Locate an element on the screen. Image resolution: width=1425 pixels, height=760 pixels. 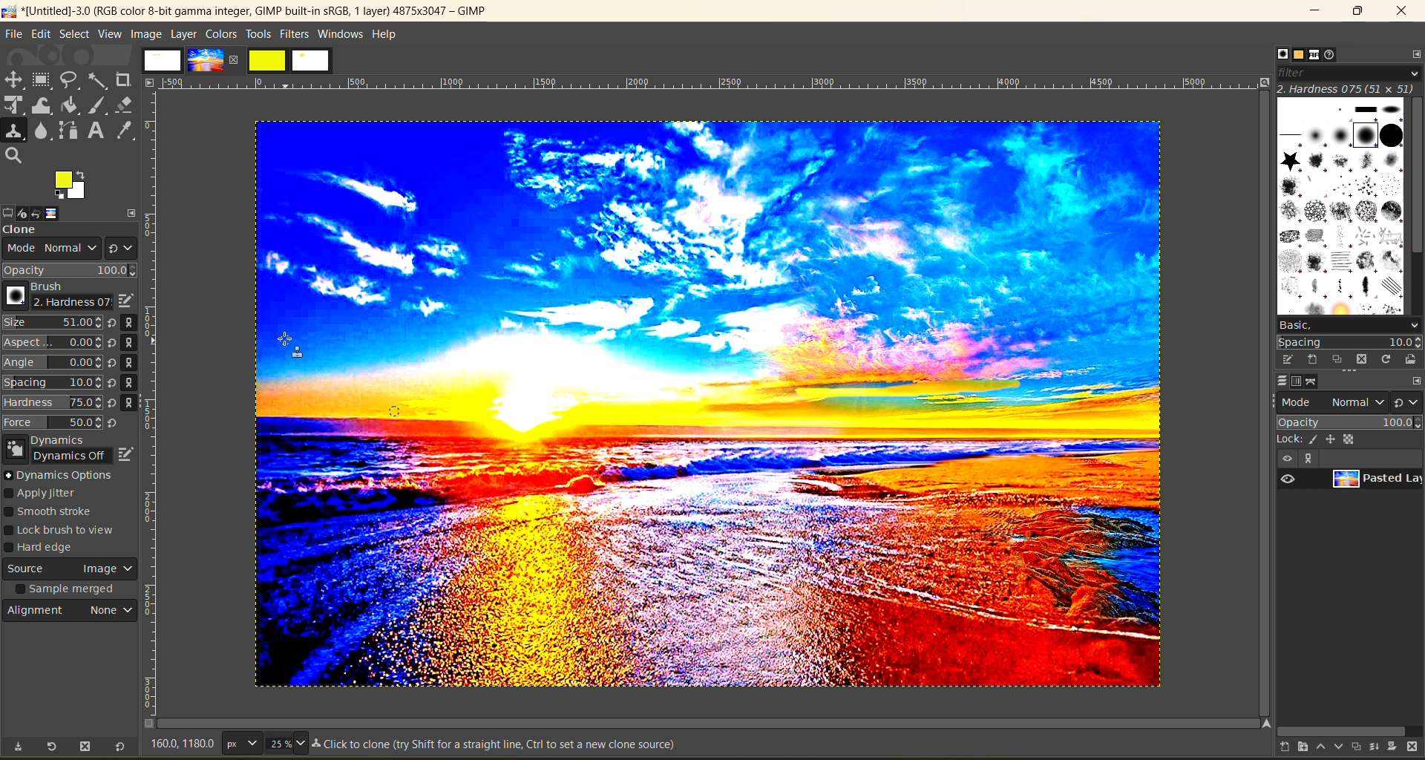
layers is located at coordinates (1277, 381).